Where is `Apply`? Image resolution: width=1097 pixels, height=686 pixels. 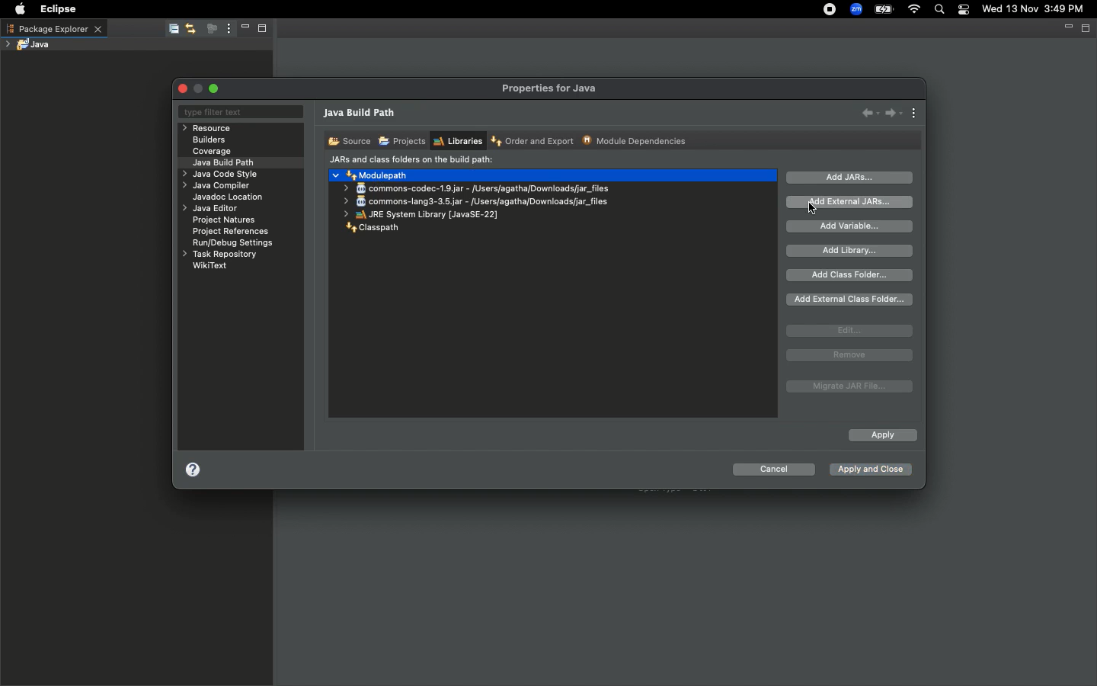
Apply is located at coordinates (881, 436).